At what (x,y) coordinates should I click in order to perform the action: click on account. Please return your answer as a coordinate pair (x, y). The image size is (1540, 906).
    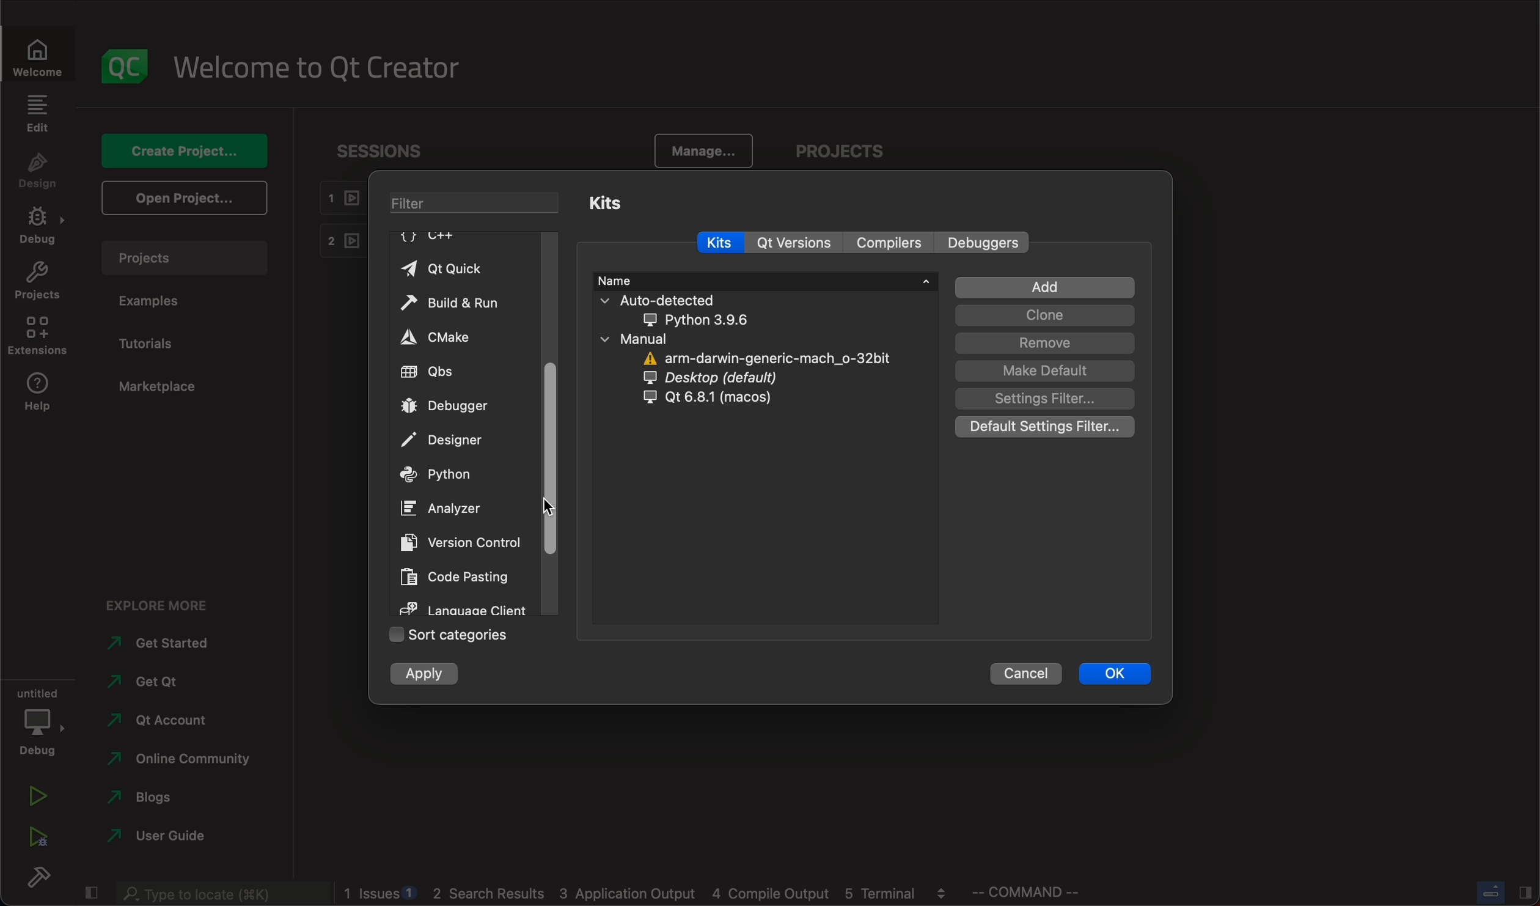
    Looking at the image, I should click on (163, 721).